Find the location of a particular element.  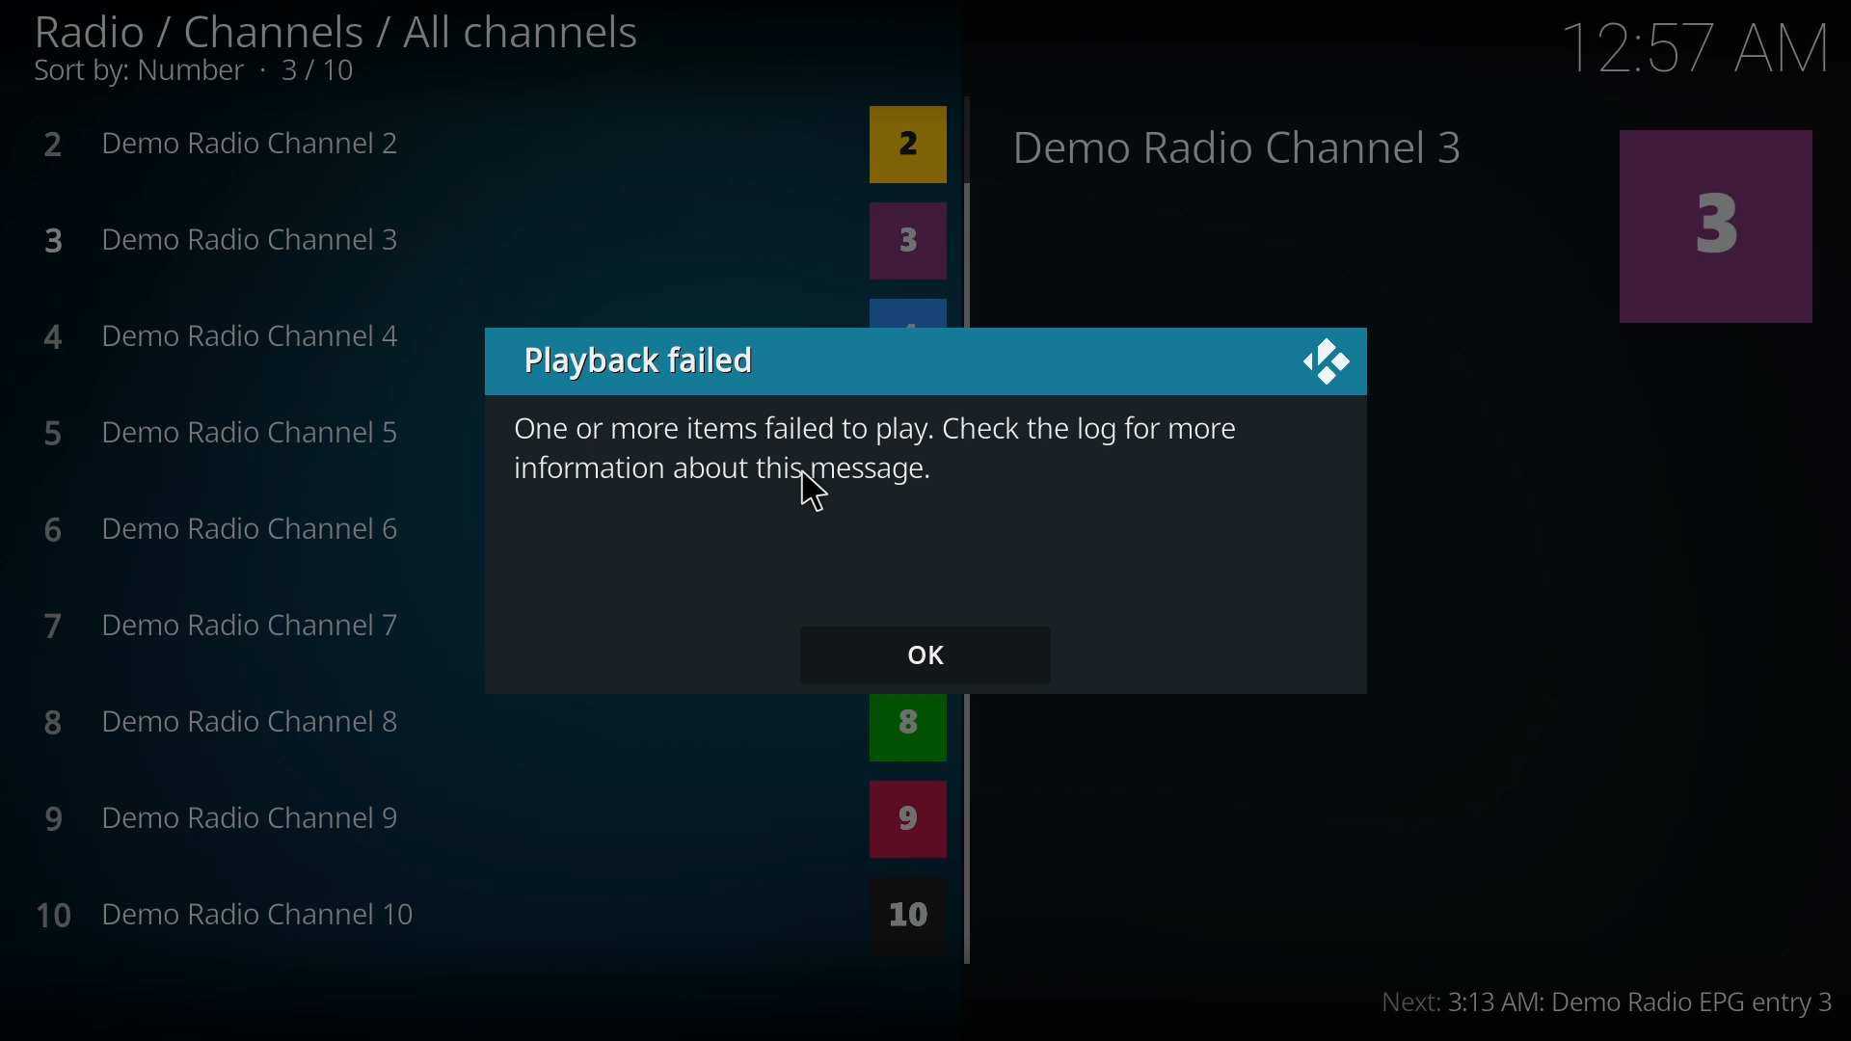

3 Demo Radio Channel 3 is located at coordinates (219, 245).